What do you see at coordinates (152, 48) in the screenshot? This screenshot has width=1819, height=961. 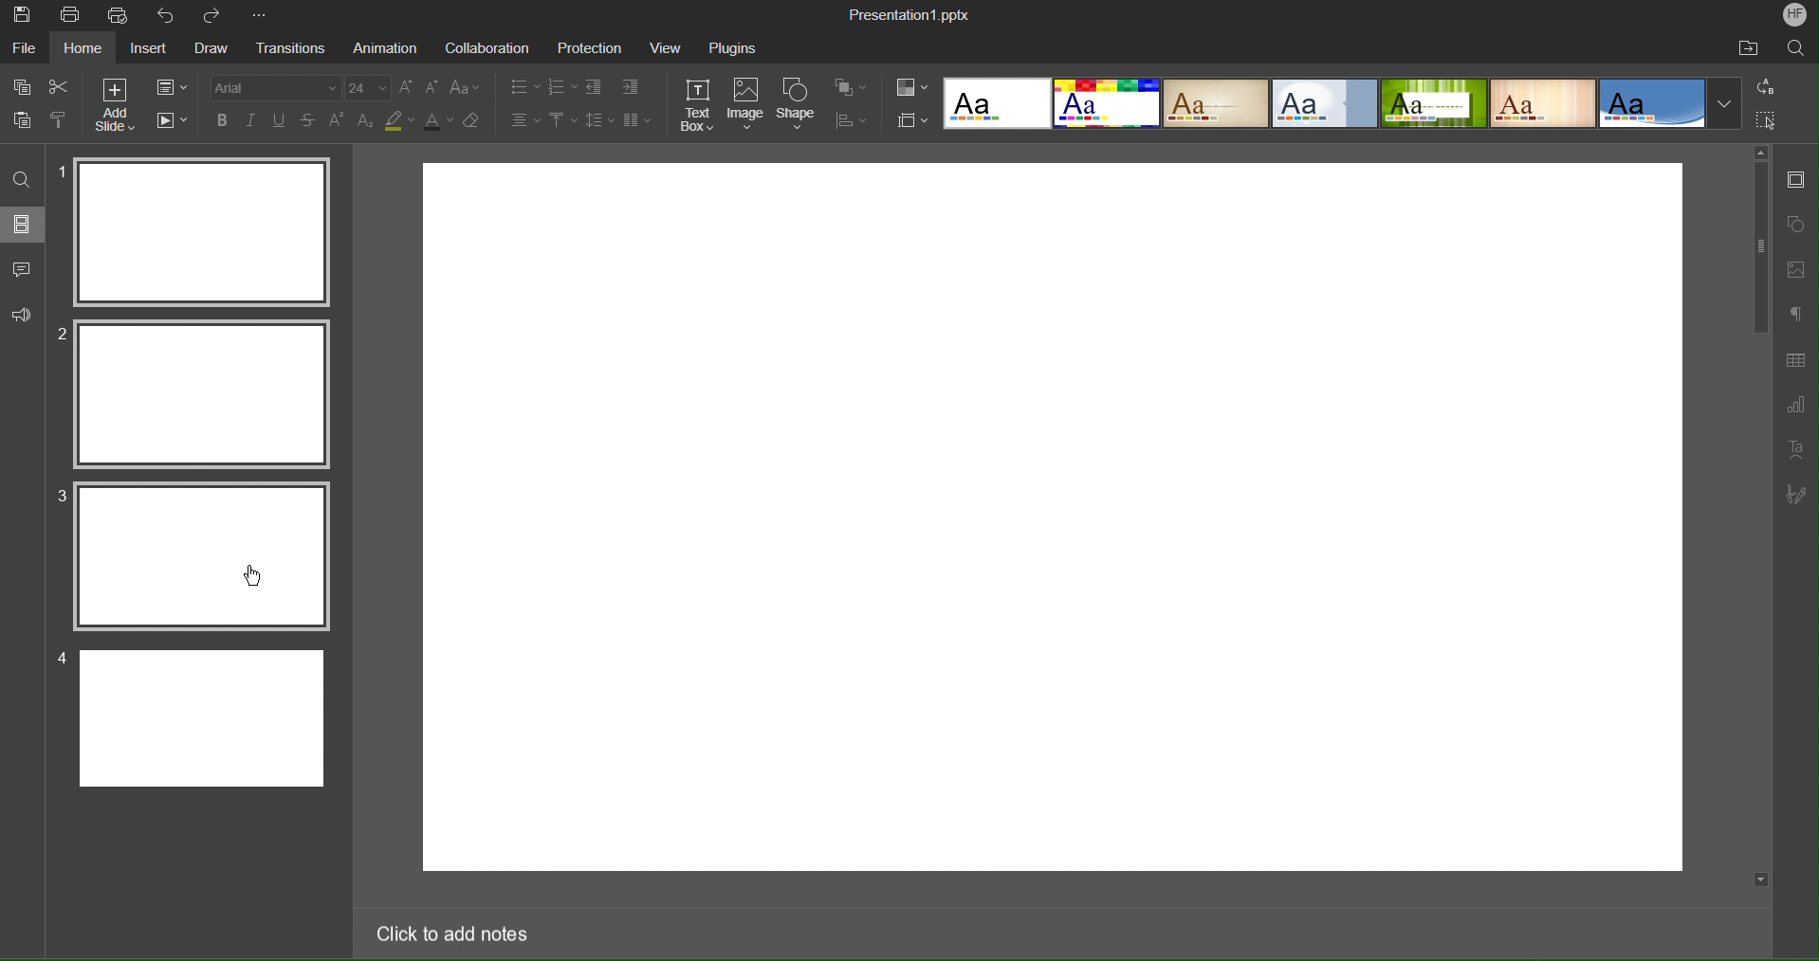 I see `Insert` at bounding box center [152, 48].